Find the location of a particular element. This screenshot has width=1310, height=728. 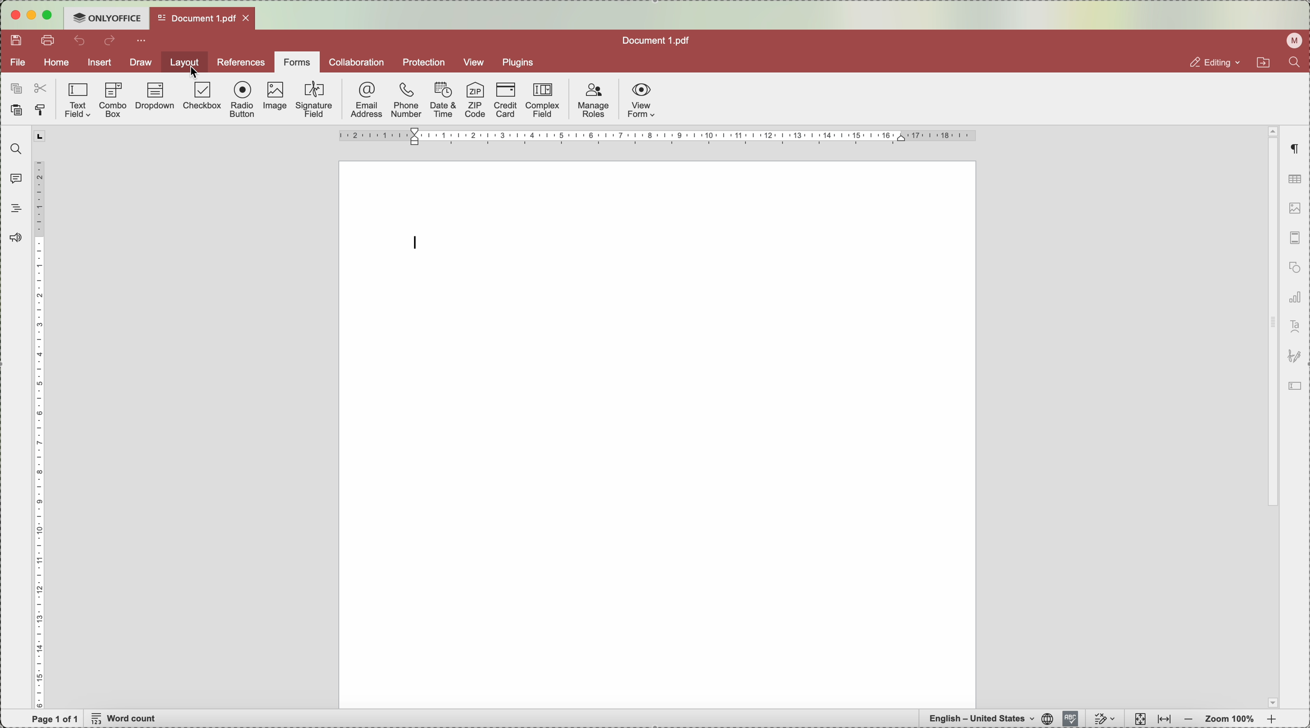

zoom out is located at coordinates (1188, 720).